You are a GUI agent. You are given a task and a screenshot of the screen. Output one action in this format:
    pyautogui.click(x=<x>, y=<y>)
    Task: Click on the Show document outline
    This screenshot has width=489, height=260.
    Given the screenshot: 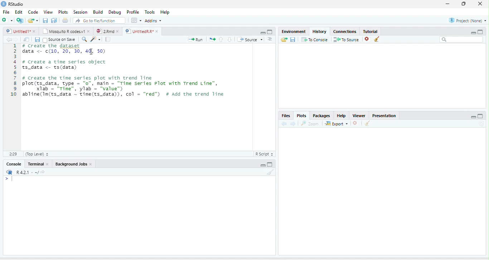 What is the action you would take?
    pyautogui.click(x=270, y=39)
    